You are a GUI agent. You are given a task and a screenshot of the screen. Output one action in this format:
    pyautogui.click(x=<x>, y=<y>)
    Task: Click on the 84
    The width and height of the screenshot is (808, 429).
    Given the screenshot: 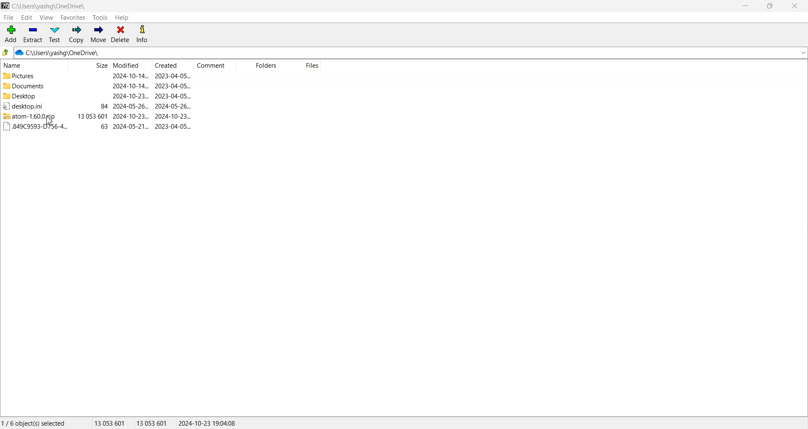 What is the action you would take?
    pyautogui.click(x=104, y=106)
    